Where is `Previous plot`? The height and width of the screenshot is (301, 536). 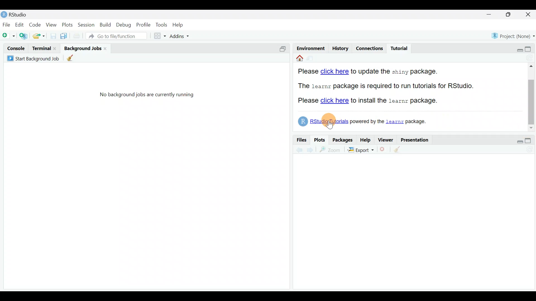
Previous plot is located at coordinates (297, 150).